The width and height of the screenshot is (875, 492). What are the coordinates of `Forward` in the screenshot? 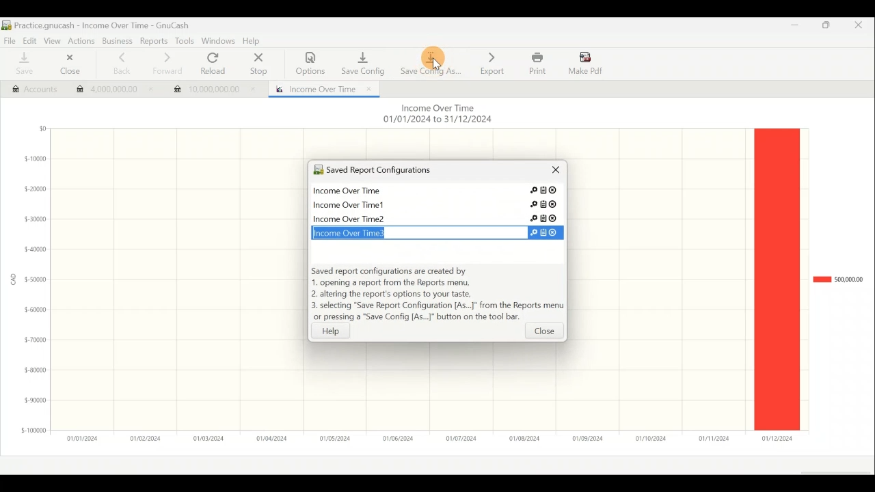 It's located at (166, 64).